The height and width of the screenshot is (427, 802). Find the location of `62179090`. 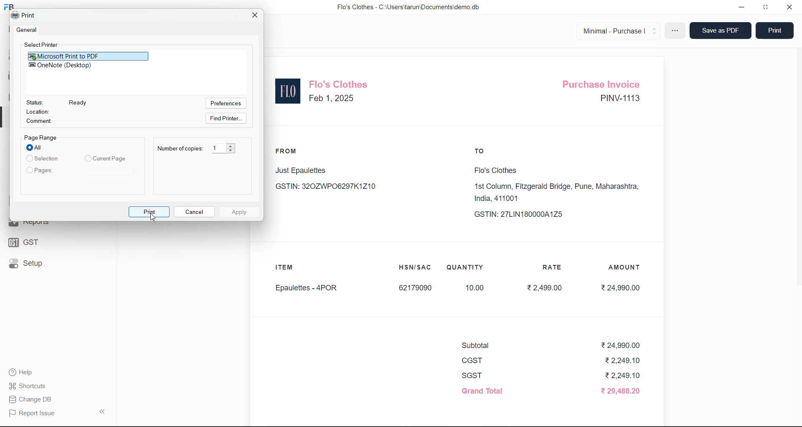

62179090 is located at coordinates (416, 287).